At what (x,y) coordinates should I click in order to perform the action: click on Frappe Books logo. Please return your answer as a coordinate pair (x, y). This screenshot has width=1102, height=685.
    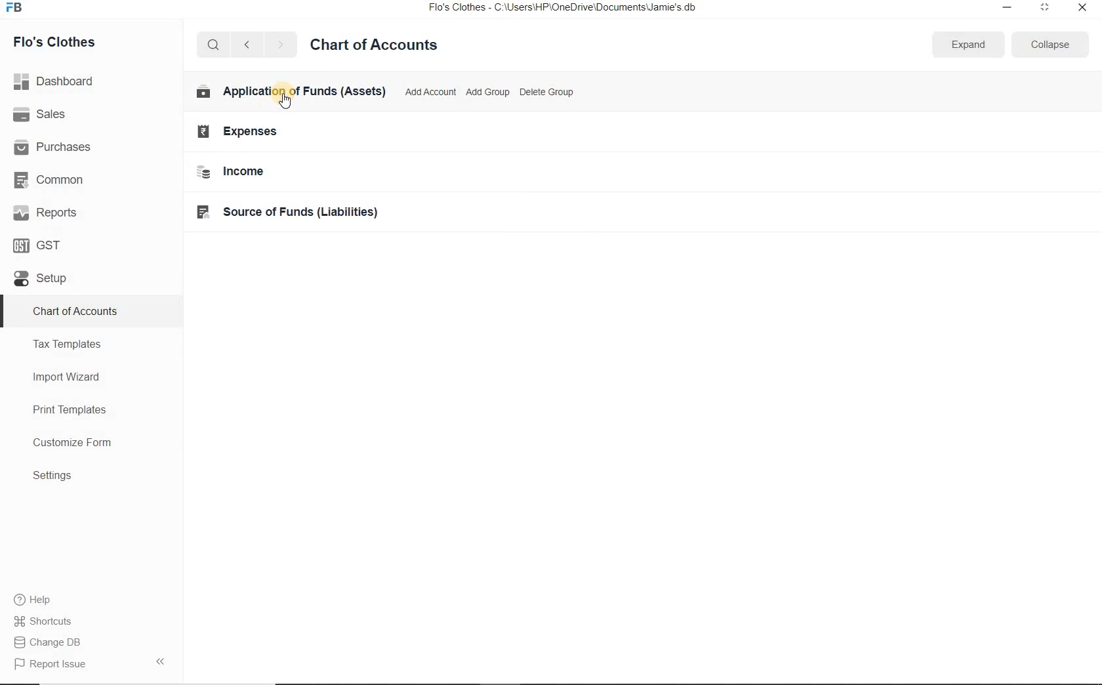
    Looking at the image, I should click on (17, 9).